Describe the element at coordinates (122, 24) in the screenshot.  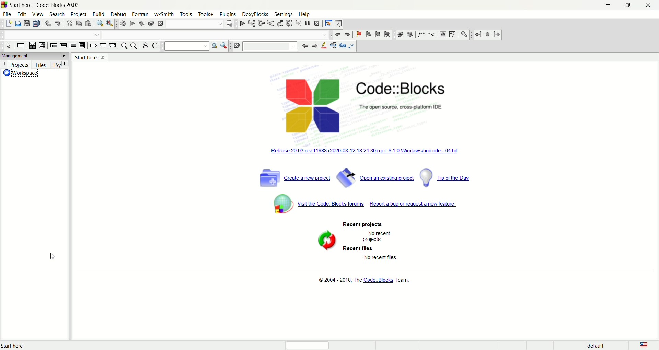
I see `build` at that location.